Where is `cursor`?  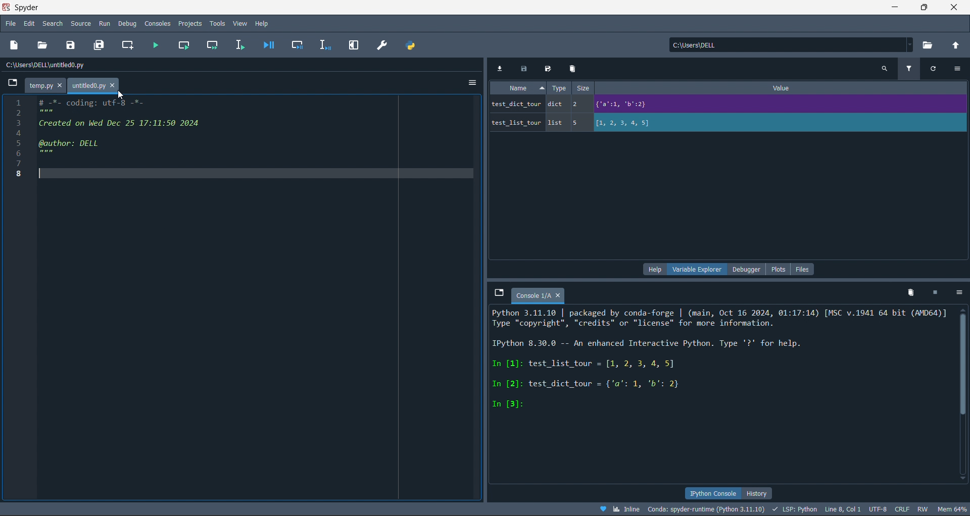 cursor is located at coordinates (122, 96).